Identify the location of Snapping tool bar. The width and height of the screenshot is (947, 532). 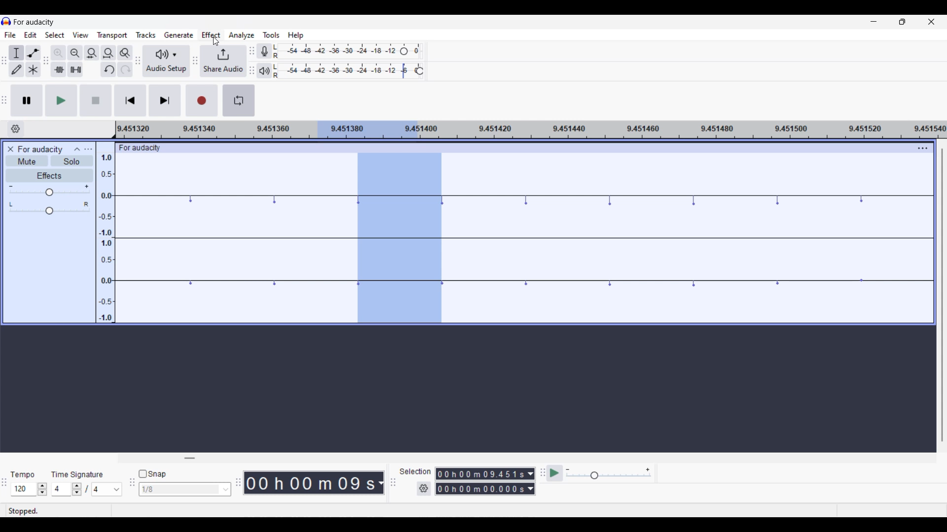
(131, 486).